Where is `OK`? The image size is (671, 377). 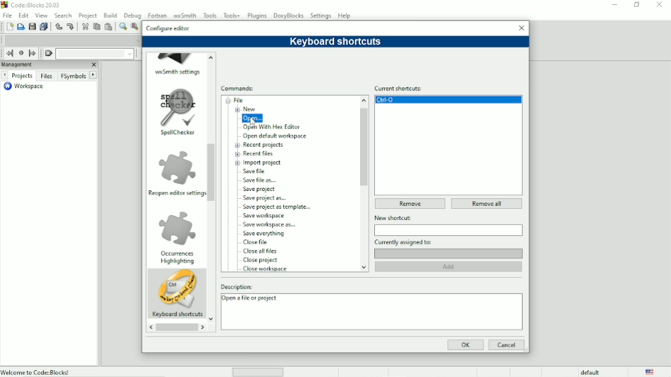 OK is located at coordinates (465, 345).